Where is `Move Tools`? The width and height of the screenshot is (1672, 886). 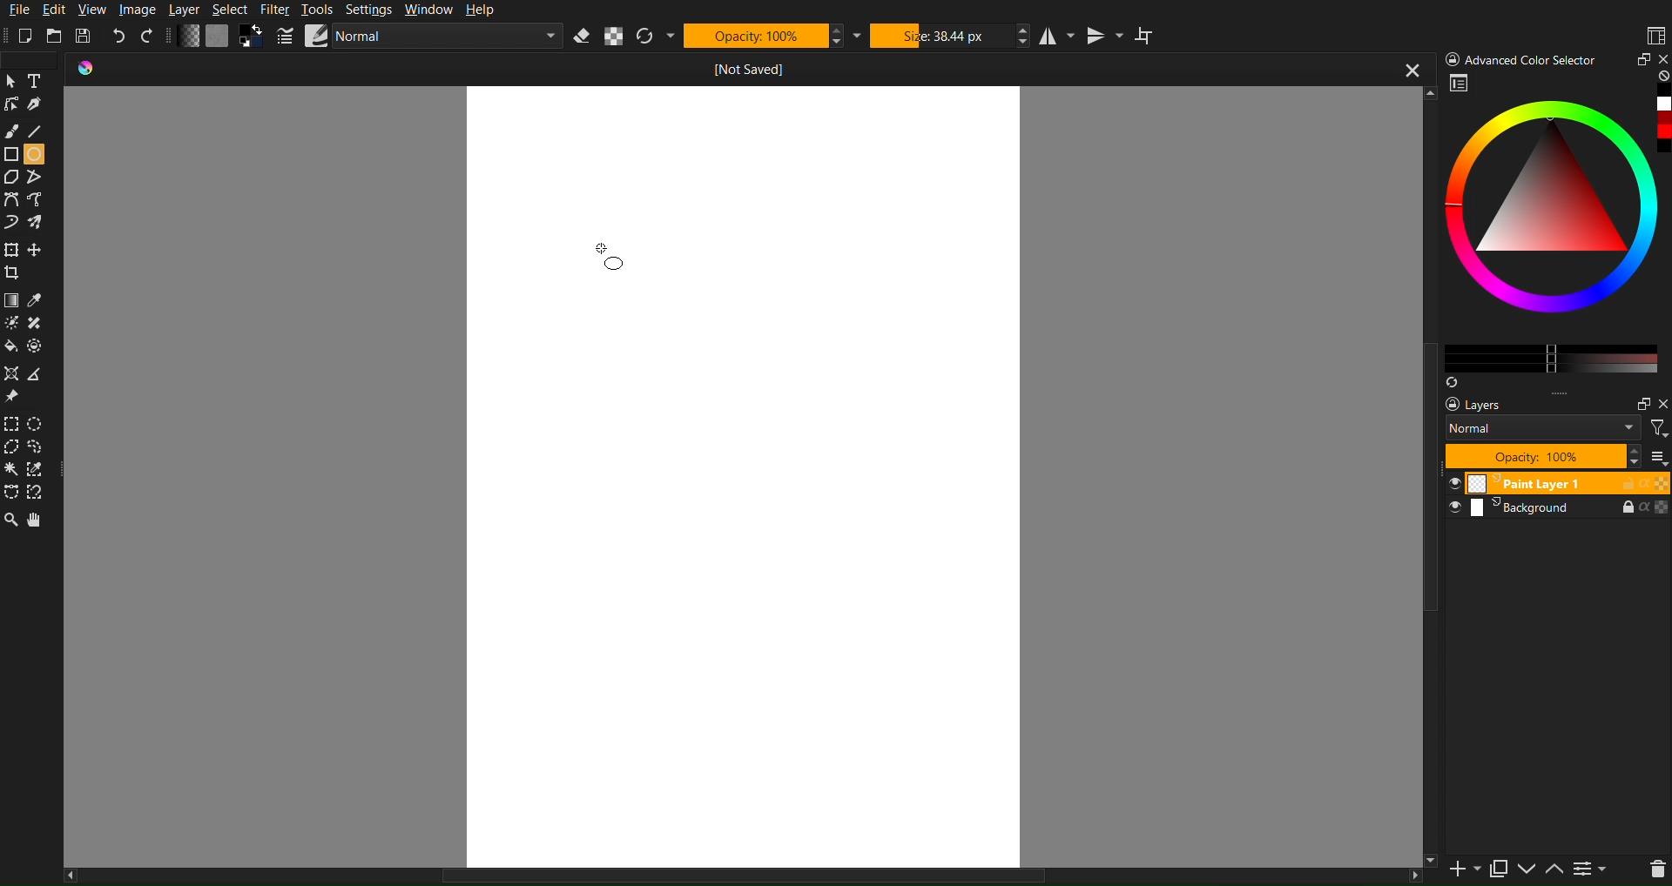 Move Tools is located at coordinates (10, 249).